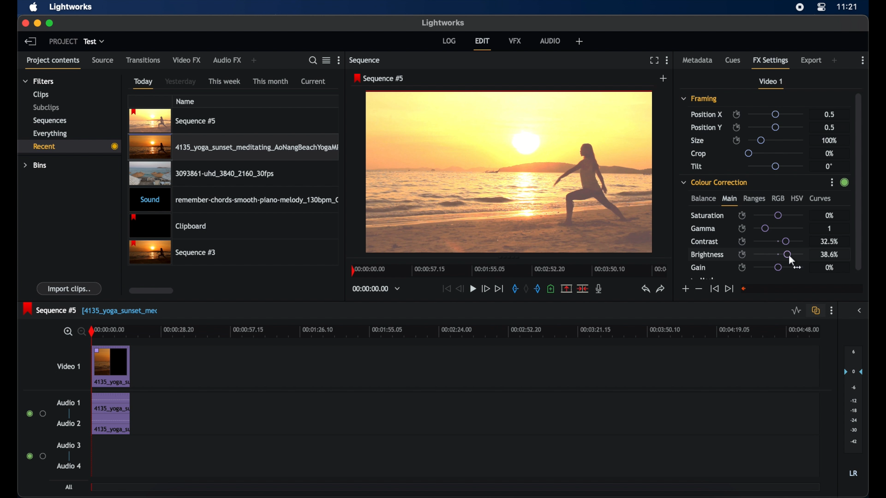 This screenshot has width=886, height=498. Describe the element at coordinates (50, 121) in the screenshot. I see `sequences` at that location.